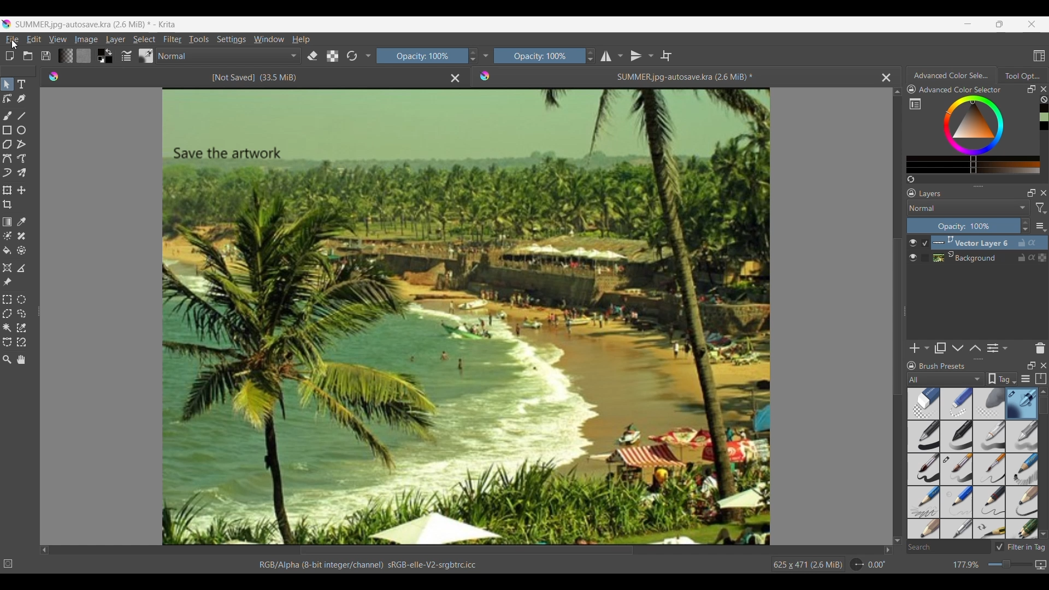 The width and height of the screenshot is (1049, 590). I want to click on Tools, so click(199, 39).